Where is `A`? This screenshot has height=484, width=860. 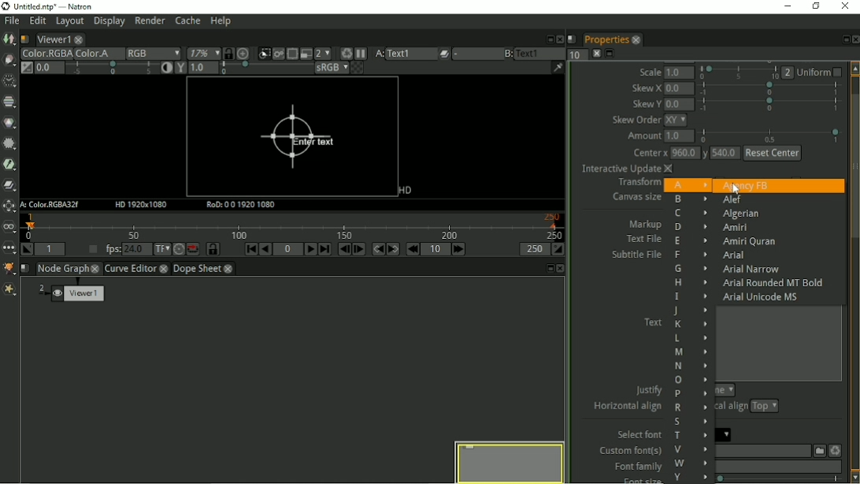 A is located at coordinates (687, 184).